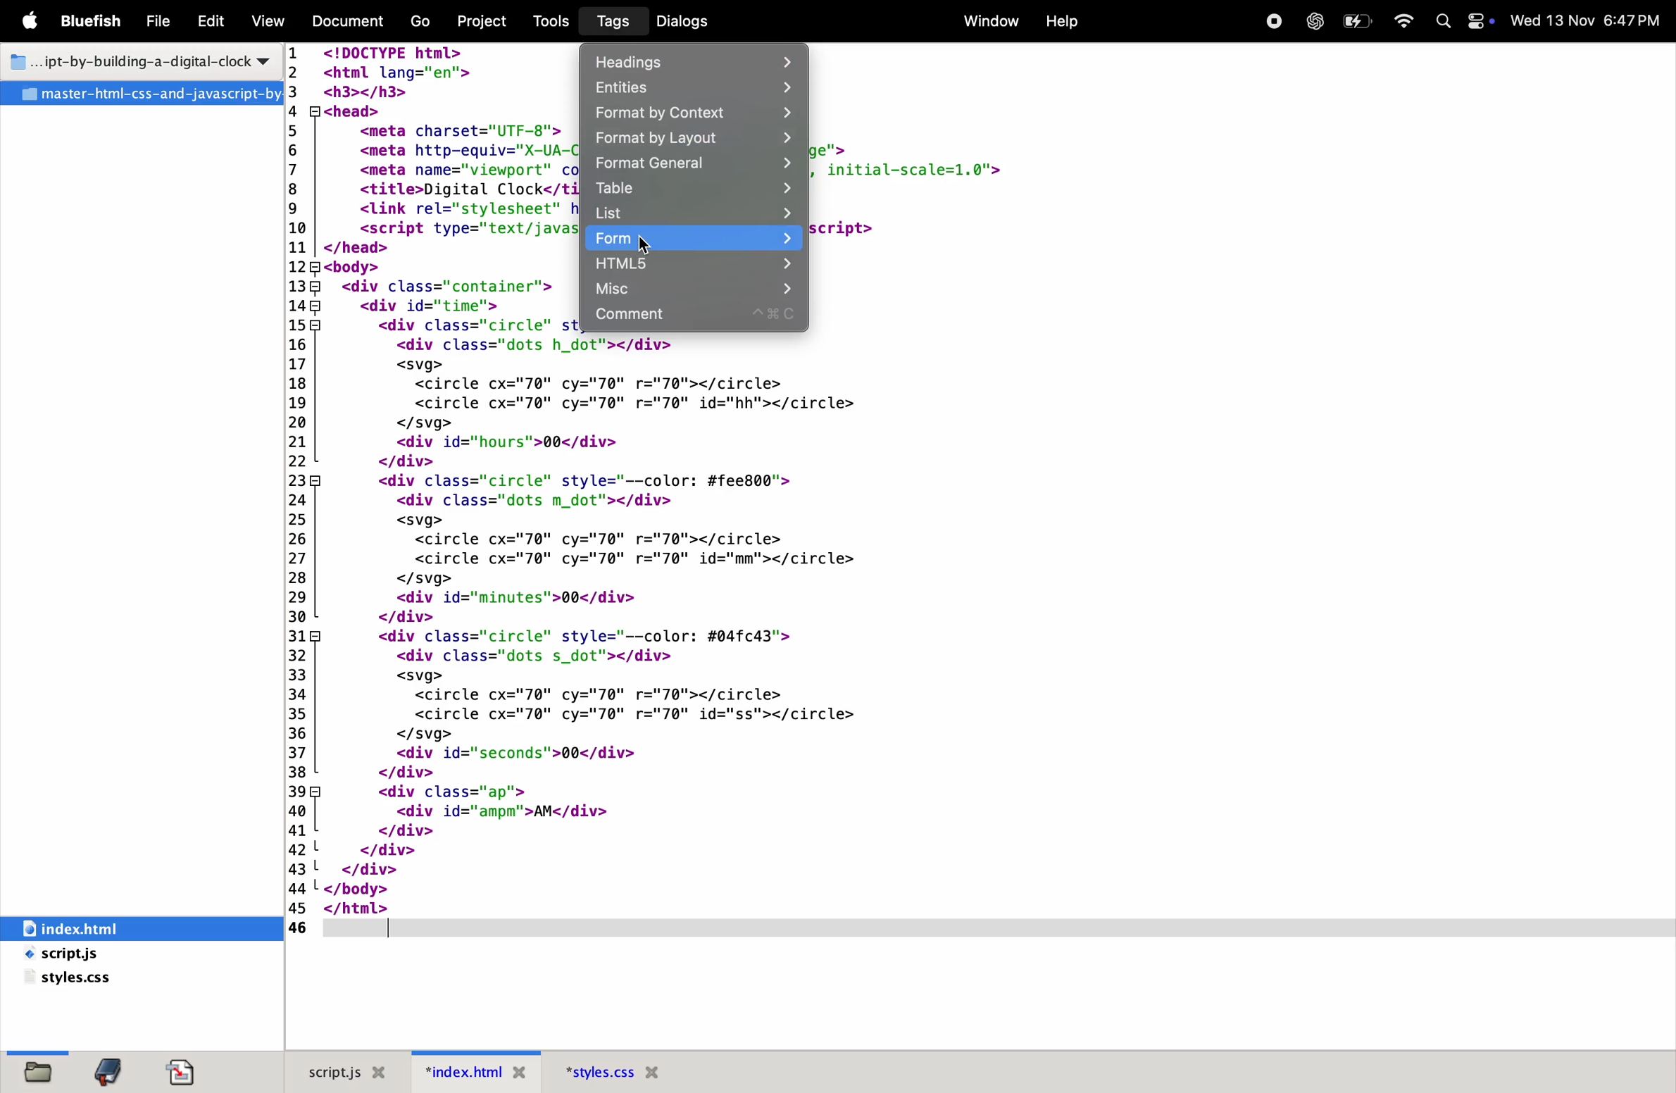 The image size is (1676, 1093). I want to click on page title, so click(137, 63).